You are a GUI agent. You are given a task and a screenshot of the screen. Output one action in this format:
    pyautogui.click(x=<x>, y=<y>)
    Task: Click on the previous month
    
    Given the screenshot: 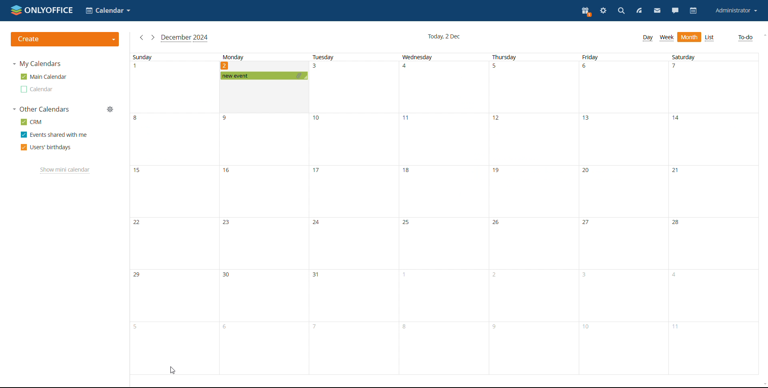 What is the action you would take?
    pyautogui.click(x=141, y=38)
    